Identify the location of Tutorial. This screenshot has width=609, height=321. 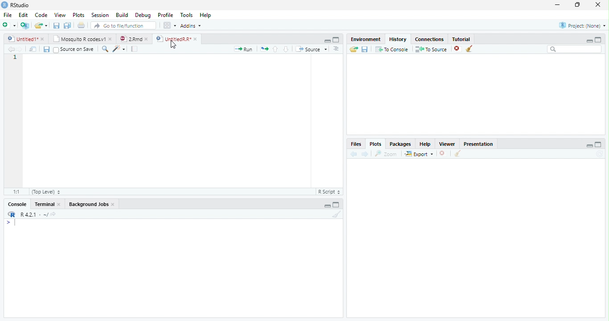
(462, 38).